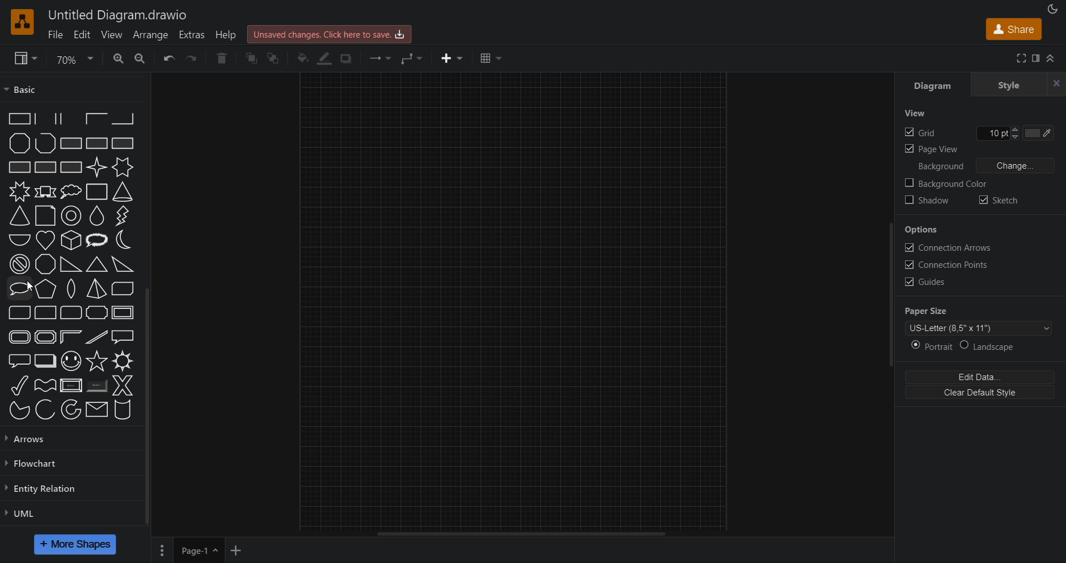  I want to click on Paper Size, so click(925, 311).